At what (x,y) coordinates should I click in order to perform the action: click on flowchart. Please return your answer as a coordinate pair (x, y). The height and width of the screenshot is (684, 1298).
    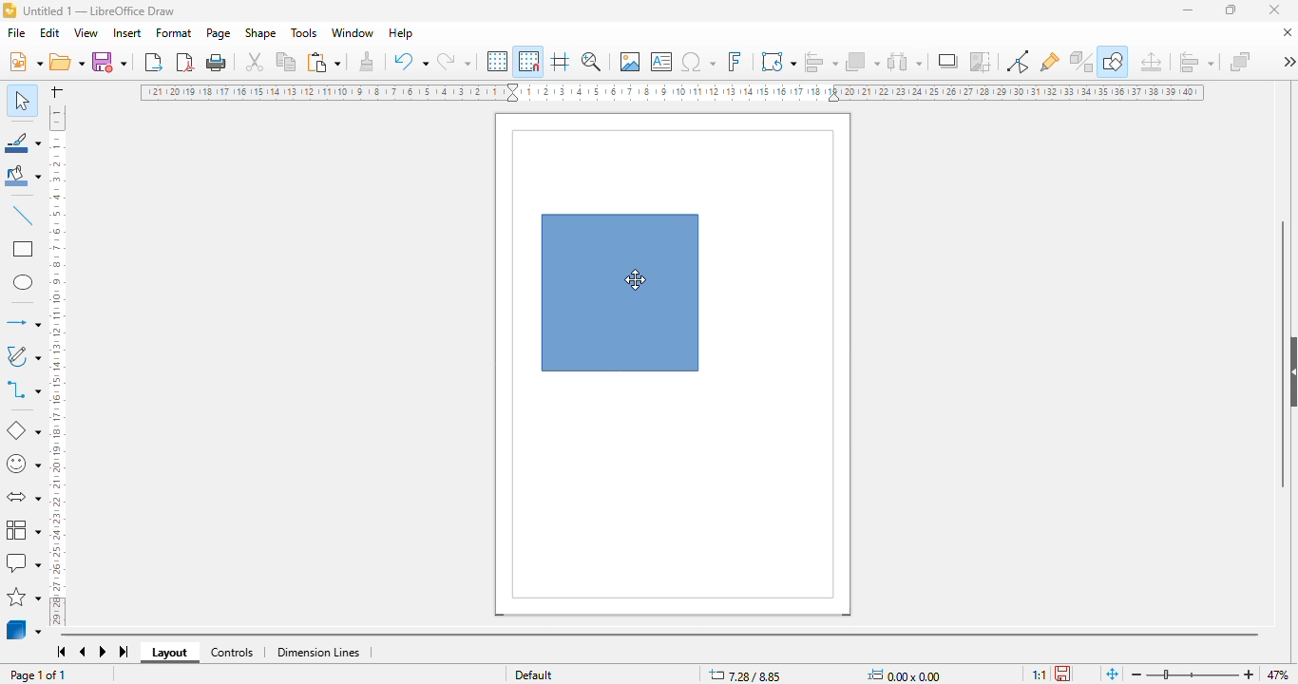
    Looking at the image, I should click on (24, 528).